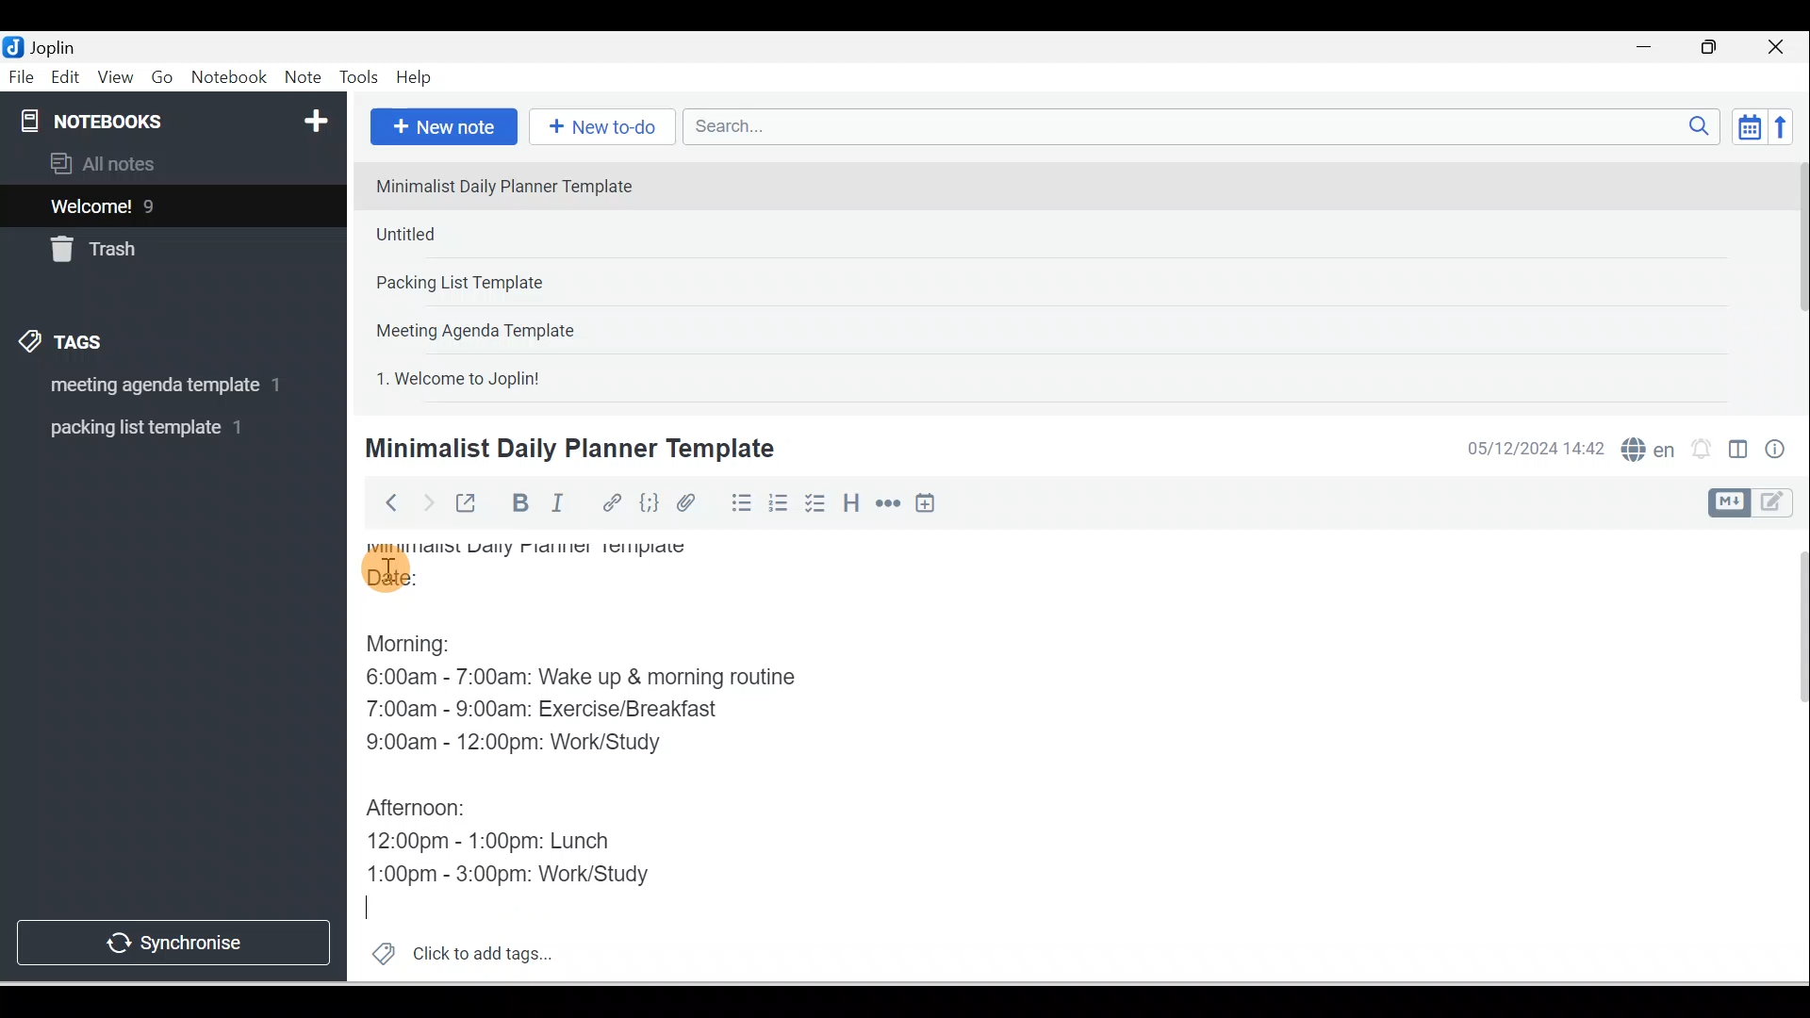 This screenshot has width=1810, height=1018. What do you see at coordinates (1644, 447) in the screenshot?
I see `Spelling` at bounding box center [1644, 447].